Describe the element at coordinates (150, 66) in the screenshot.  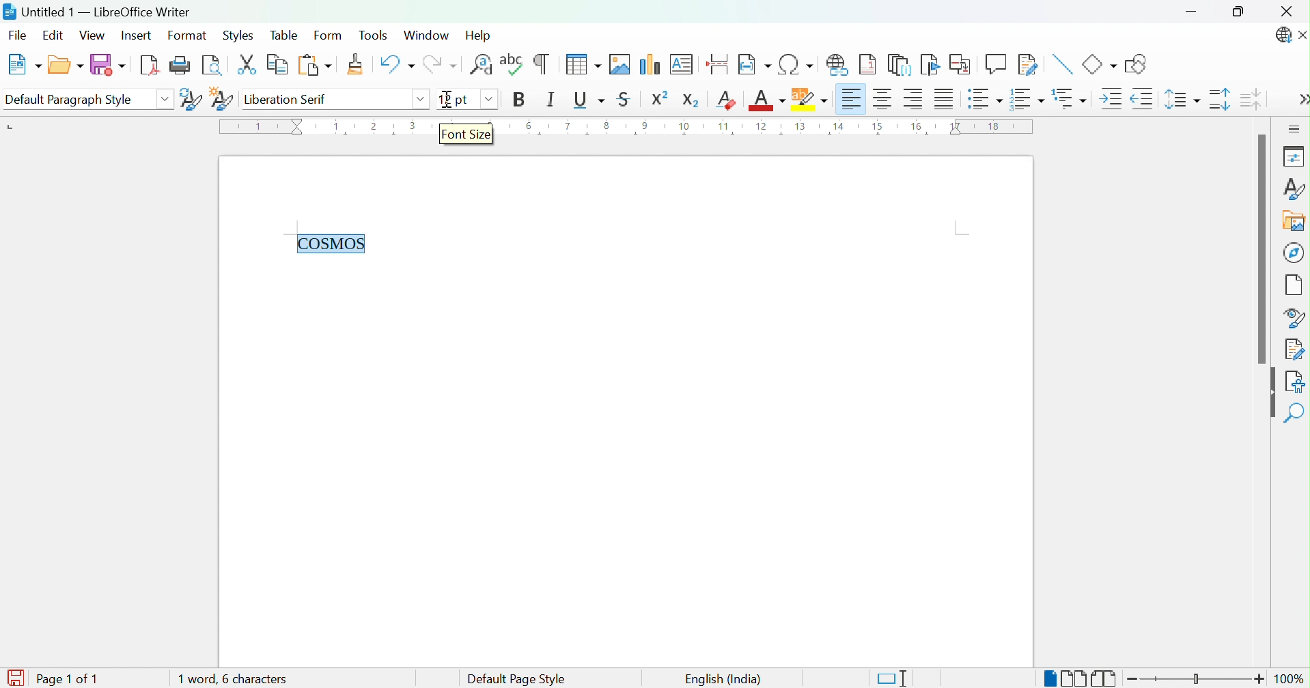
I see `Export as PDF` at that location.